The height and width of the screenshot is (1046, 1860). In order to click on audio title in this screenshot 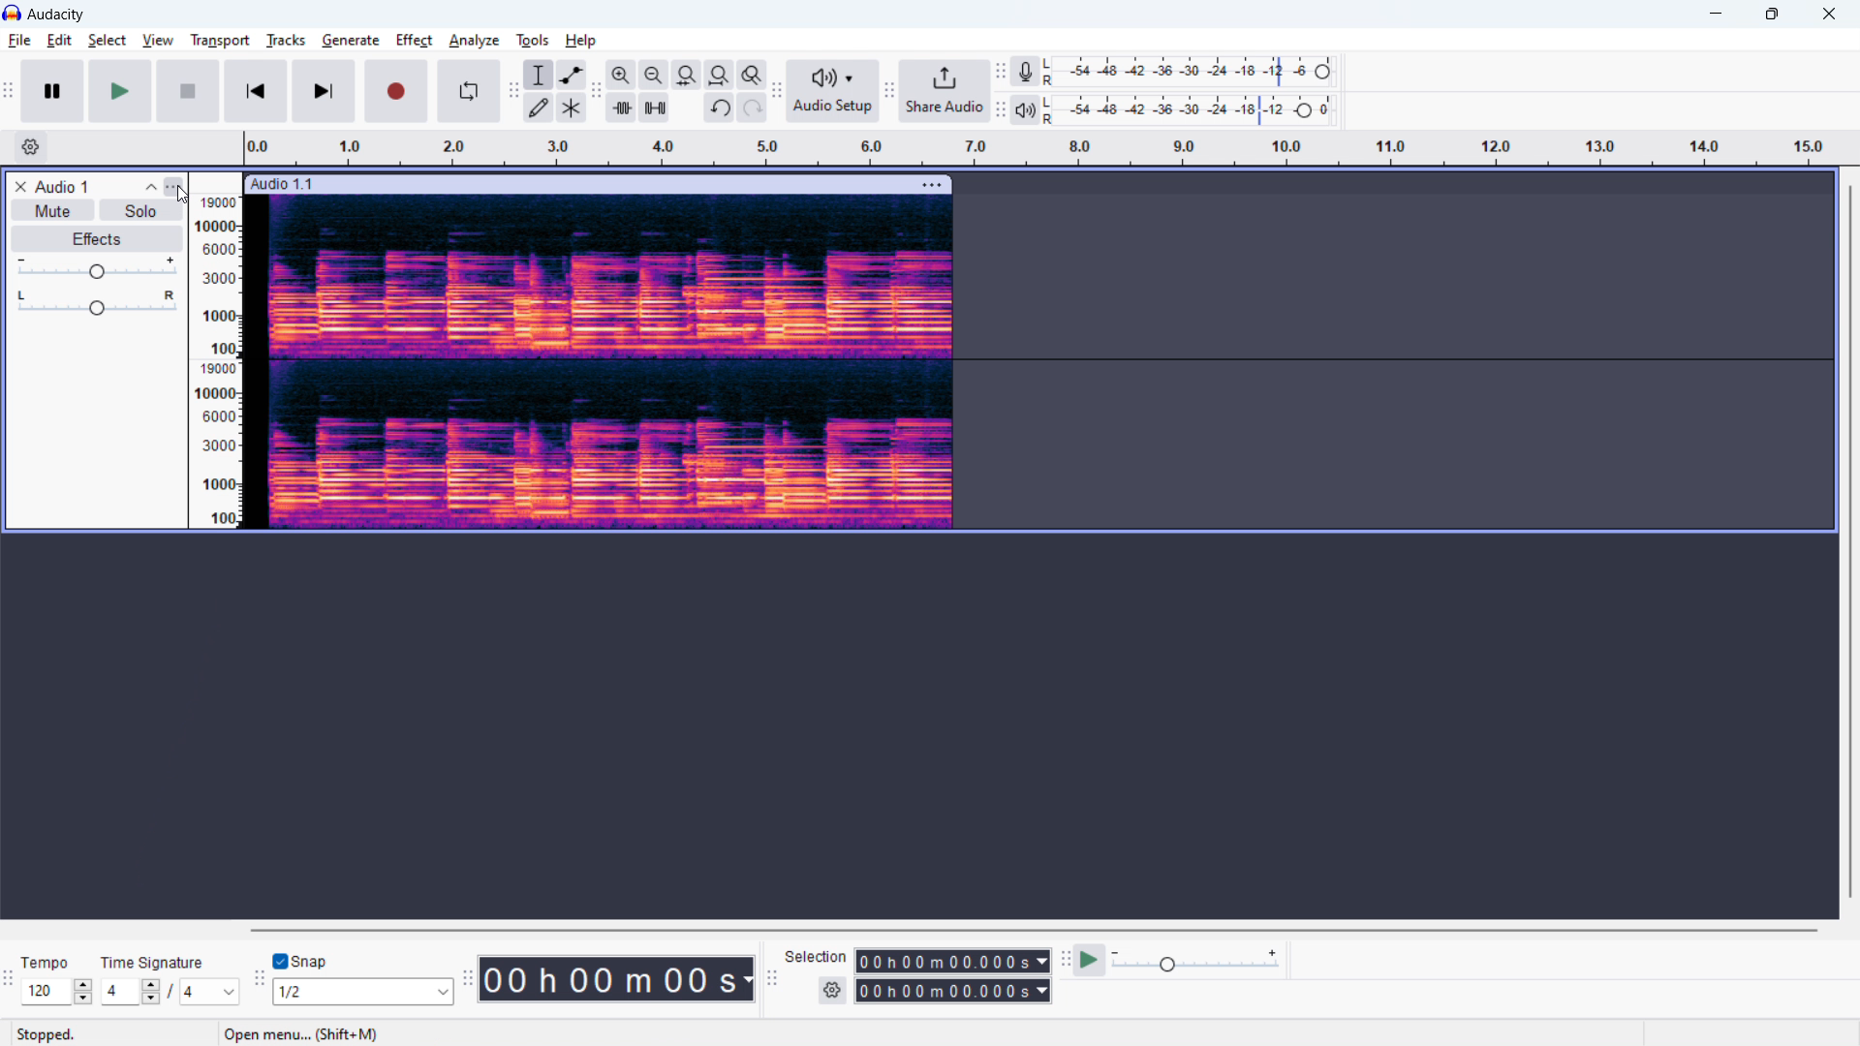, I will do `click(64, 186)`.